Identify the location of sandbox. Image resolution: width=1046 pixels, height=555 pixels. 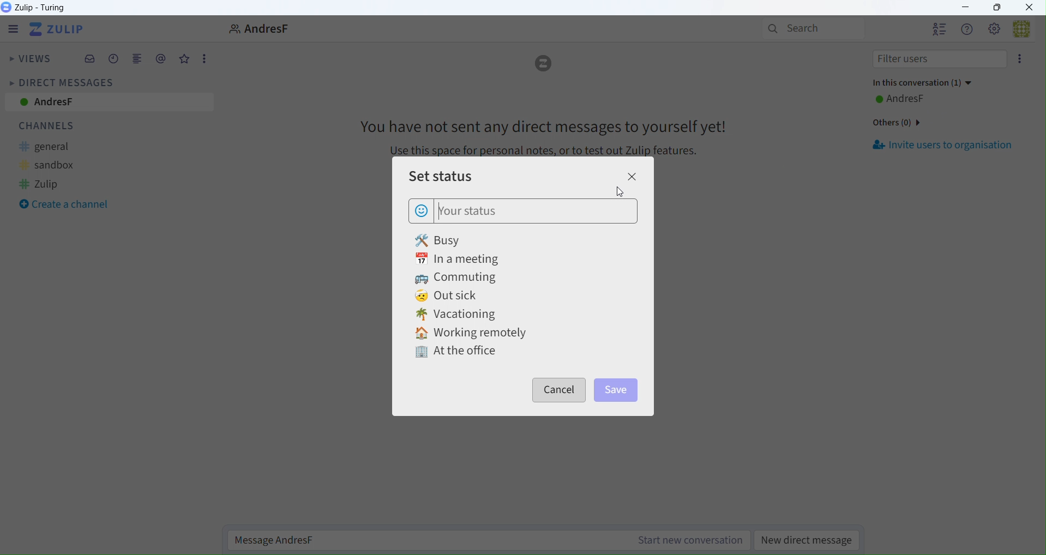
(57, 165).